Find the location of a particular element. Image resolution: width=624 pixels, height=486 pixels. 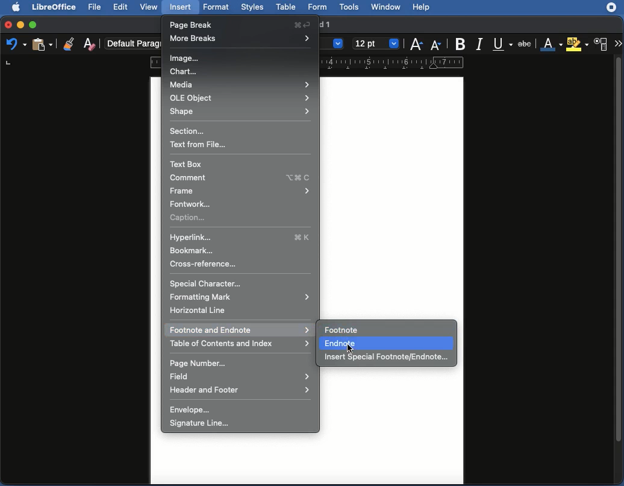

LibreOffice is located at coordinates (55, 7).